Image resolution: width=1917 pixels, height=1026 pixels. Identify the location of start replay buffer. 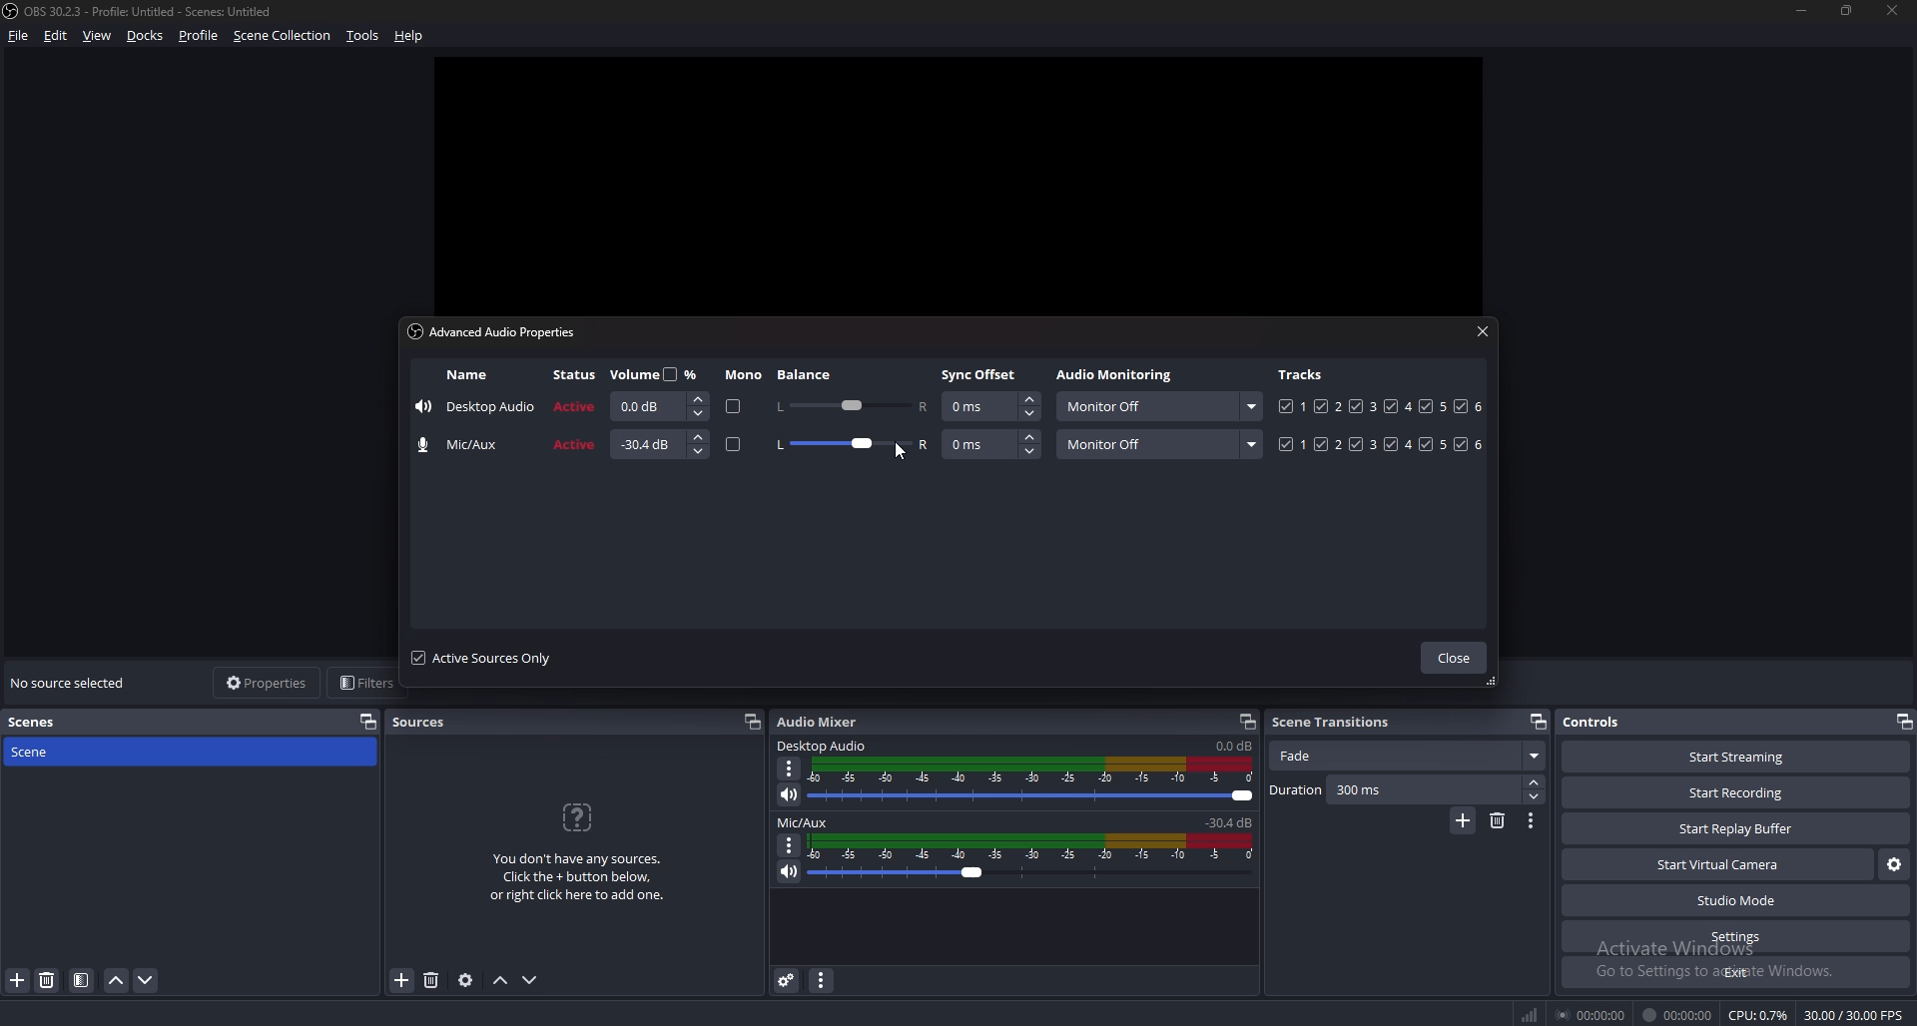
(1734, 827).